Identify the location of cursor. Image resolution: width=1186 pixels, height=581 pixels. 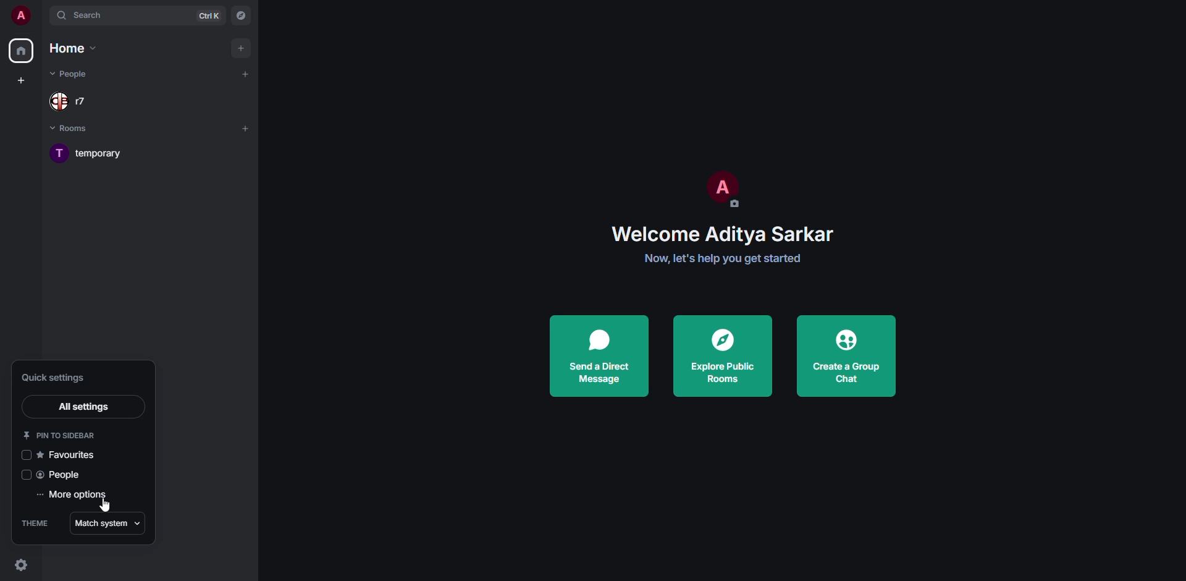
(106, 508).